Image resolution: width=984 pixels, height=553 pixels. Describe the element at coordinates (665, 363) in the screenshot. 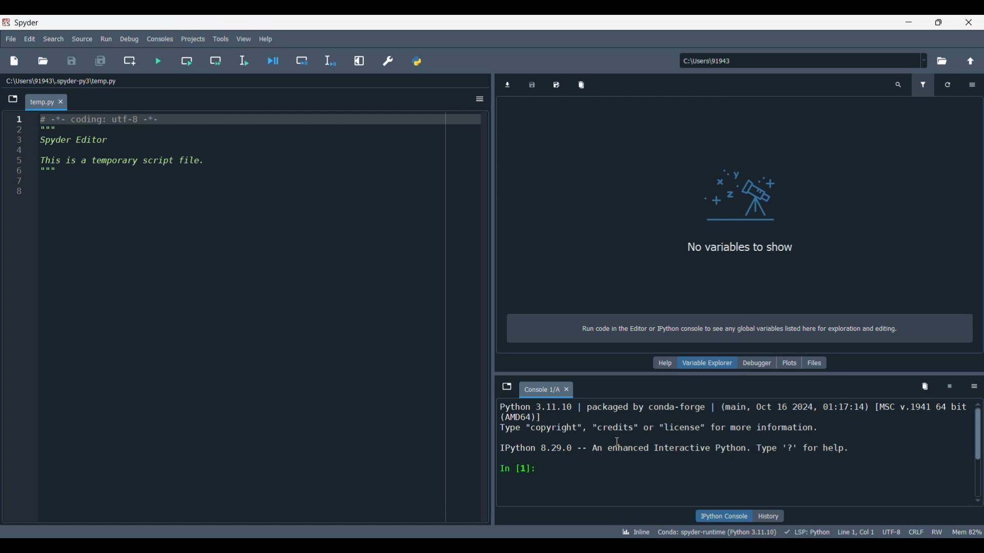

I see `Help` at that location.